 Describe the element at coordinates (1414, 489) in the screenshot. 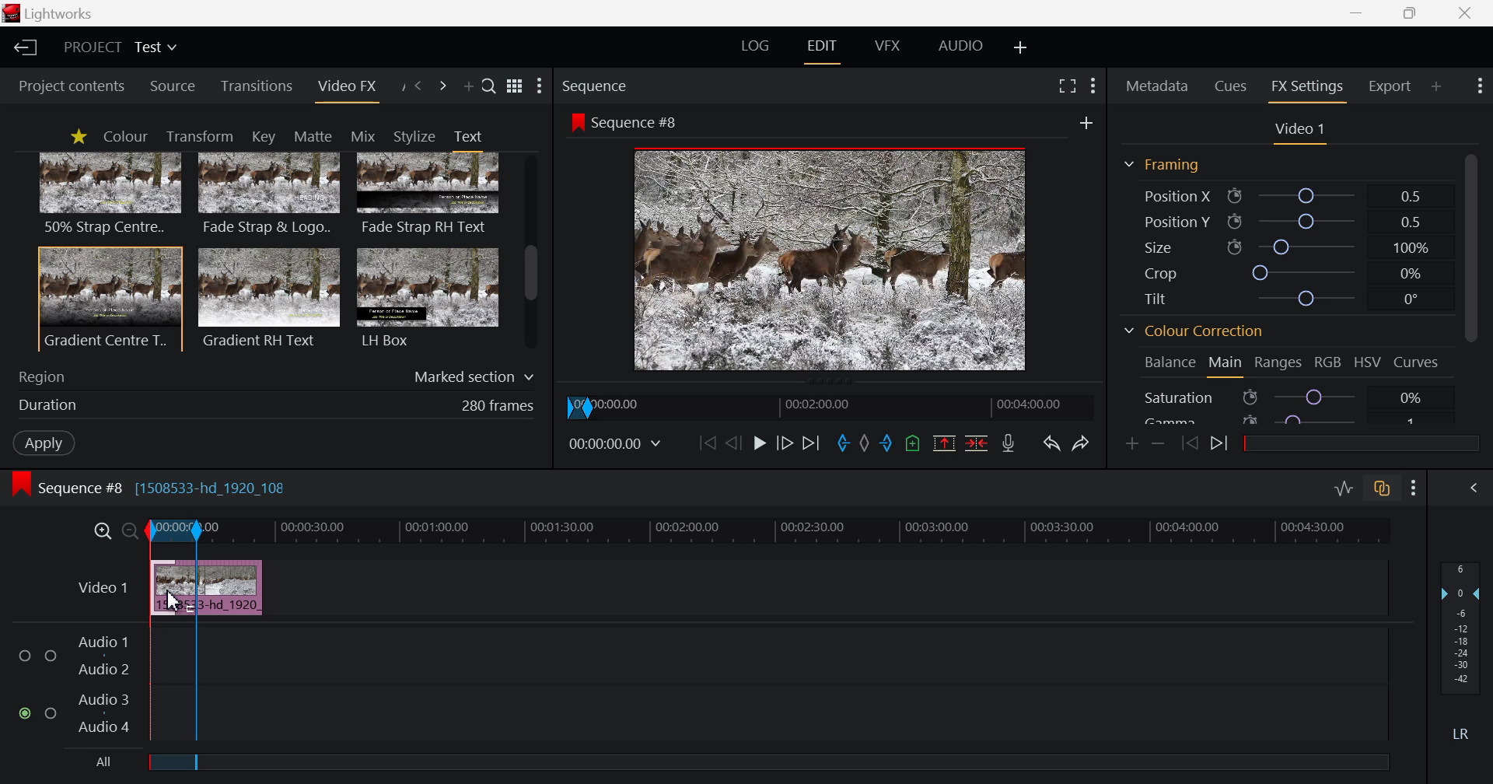

I see `Settings` at that location.